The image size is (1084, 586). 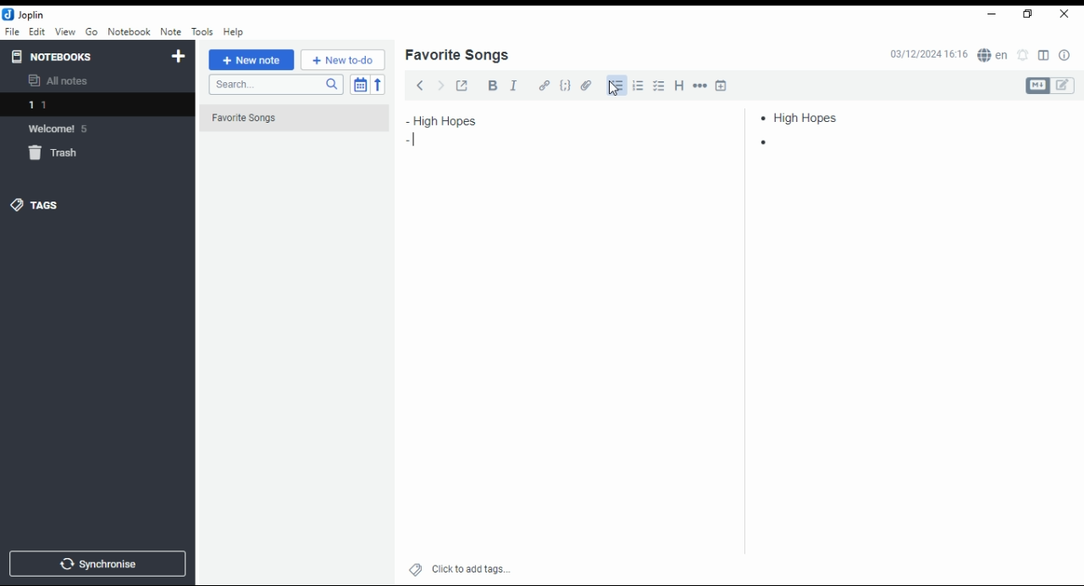 I want to click on set alarm, so click(x=1024, y=55).